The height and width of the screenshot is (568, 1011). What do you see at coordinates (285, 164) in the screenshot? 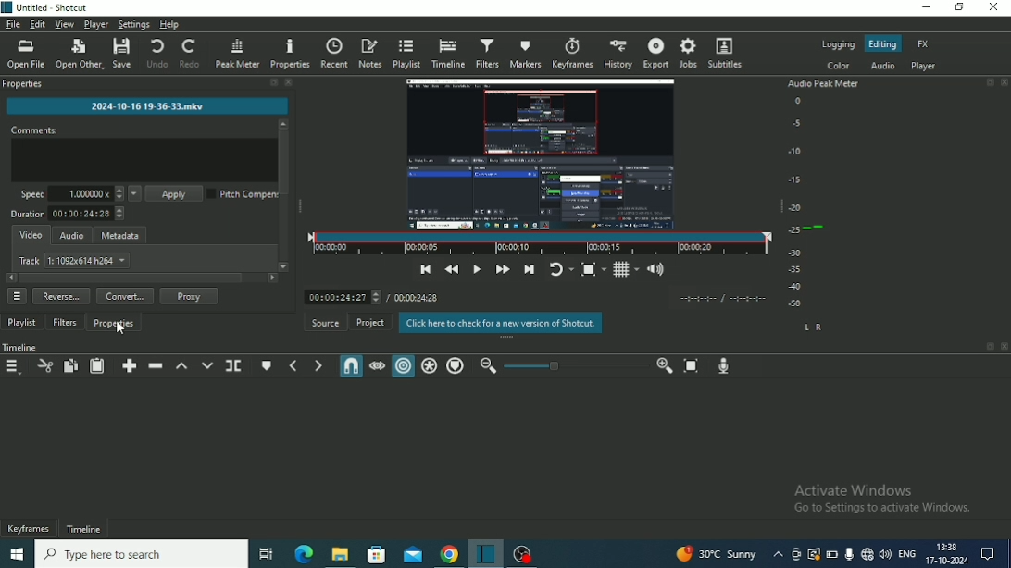
I see `Vertical scrollbar` at bounding box center [285, 164].